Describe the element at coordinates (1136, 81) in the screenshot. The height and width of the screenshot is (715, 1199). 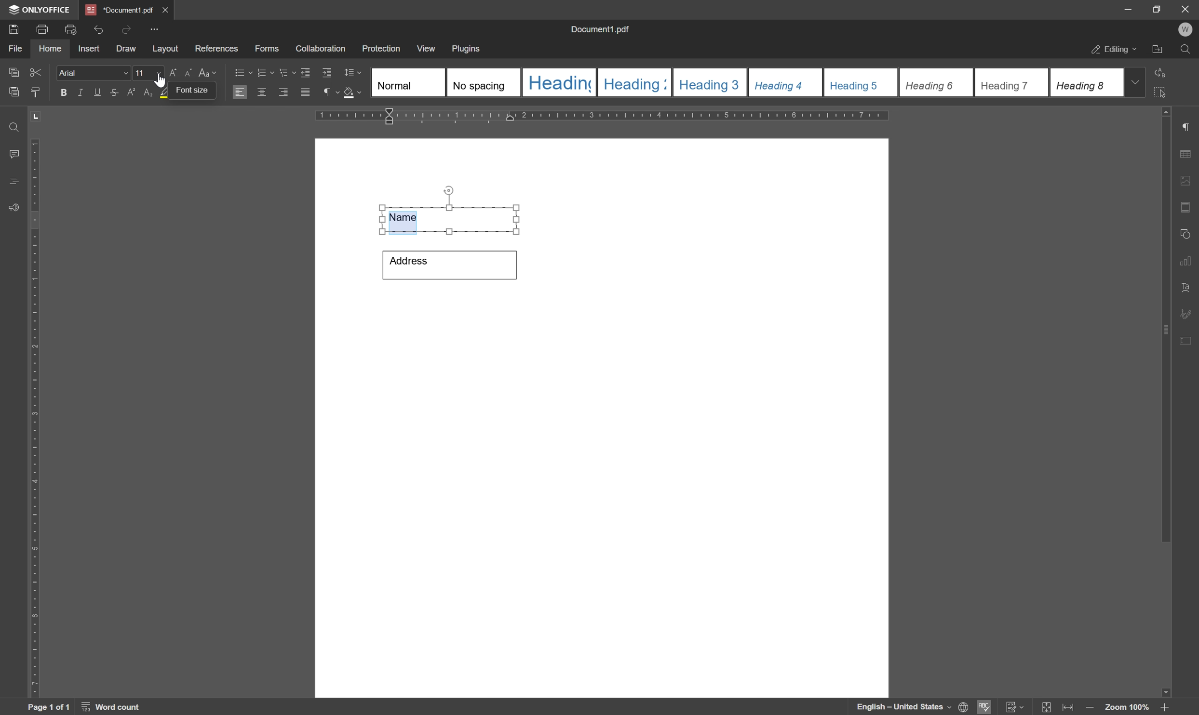
I see `drop down` at that location.